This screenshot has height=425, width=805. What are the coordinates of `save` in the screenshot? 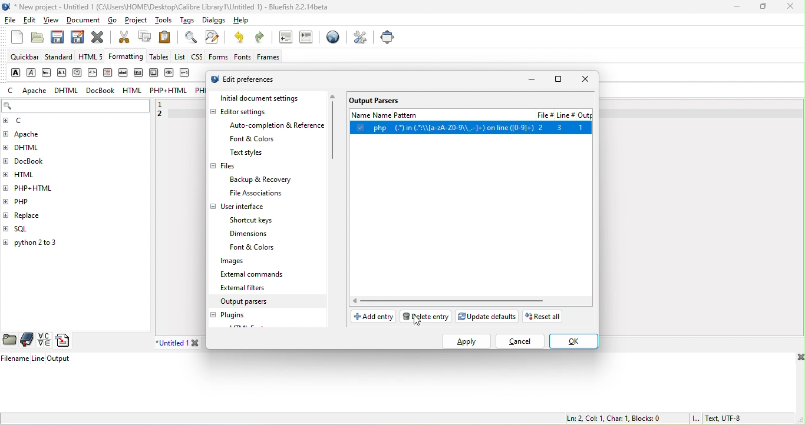 It's located at (57, 37).